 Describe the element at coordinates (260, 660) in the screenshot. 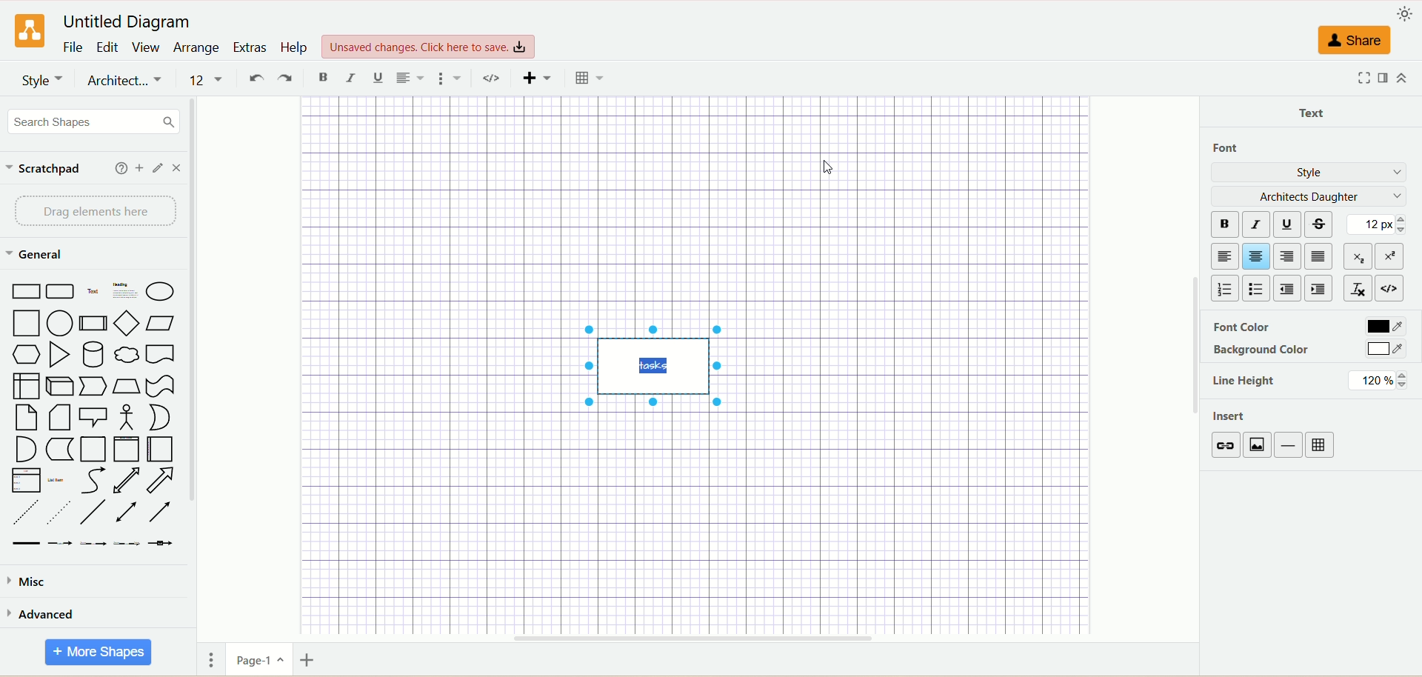

I see `page-1` at that location.